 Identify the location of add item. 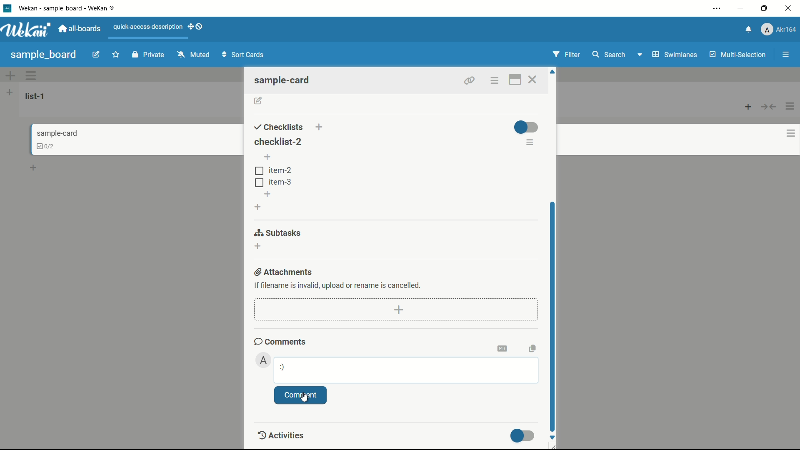
(268, 157).